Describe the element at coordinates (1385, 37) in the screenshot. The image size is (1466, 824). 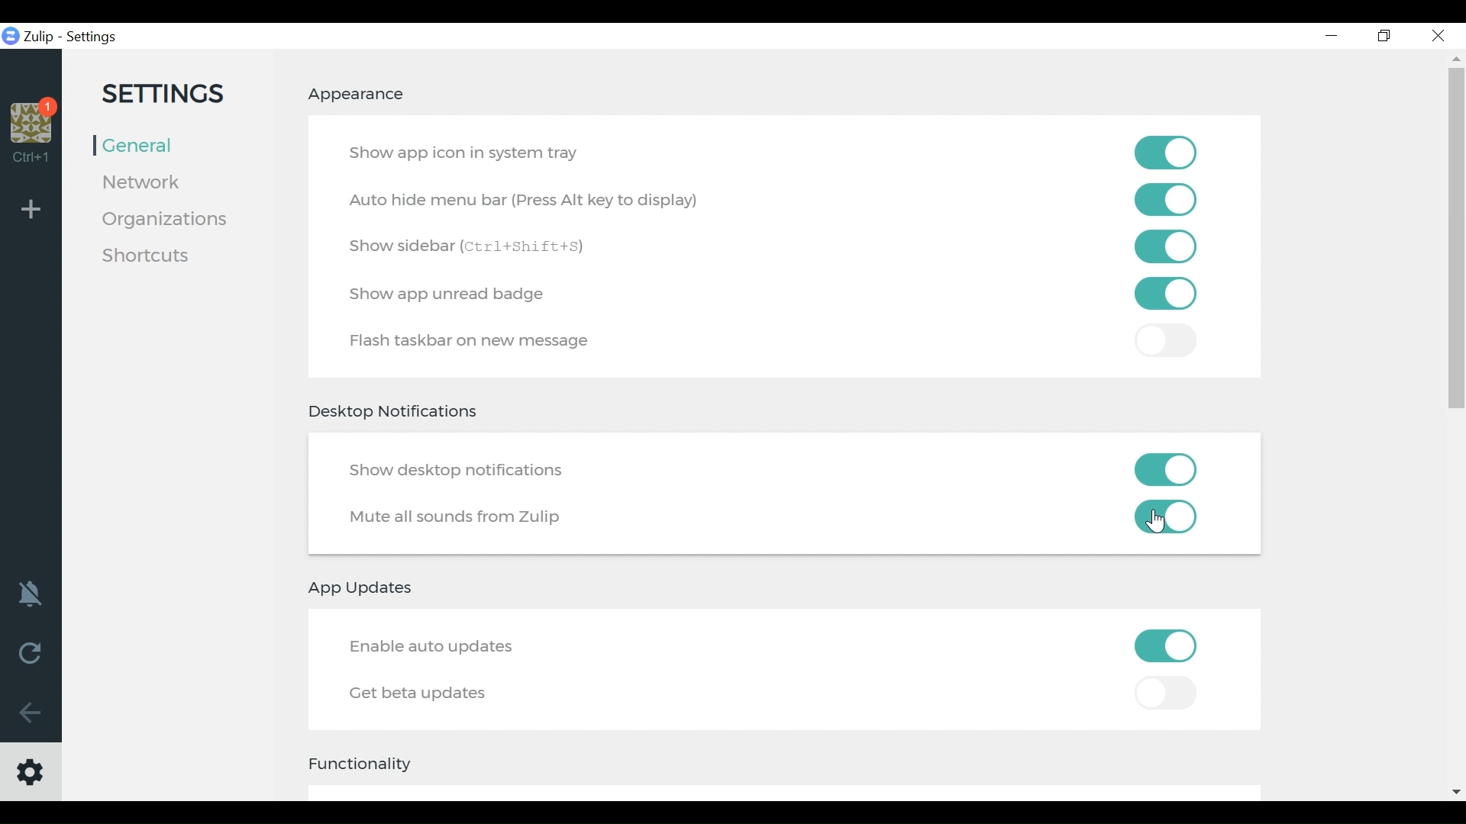
I see `Restore` at that location.